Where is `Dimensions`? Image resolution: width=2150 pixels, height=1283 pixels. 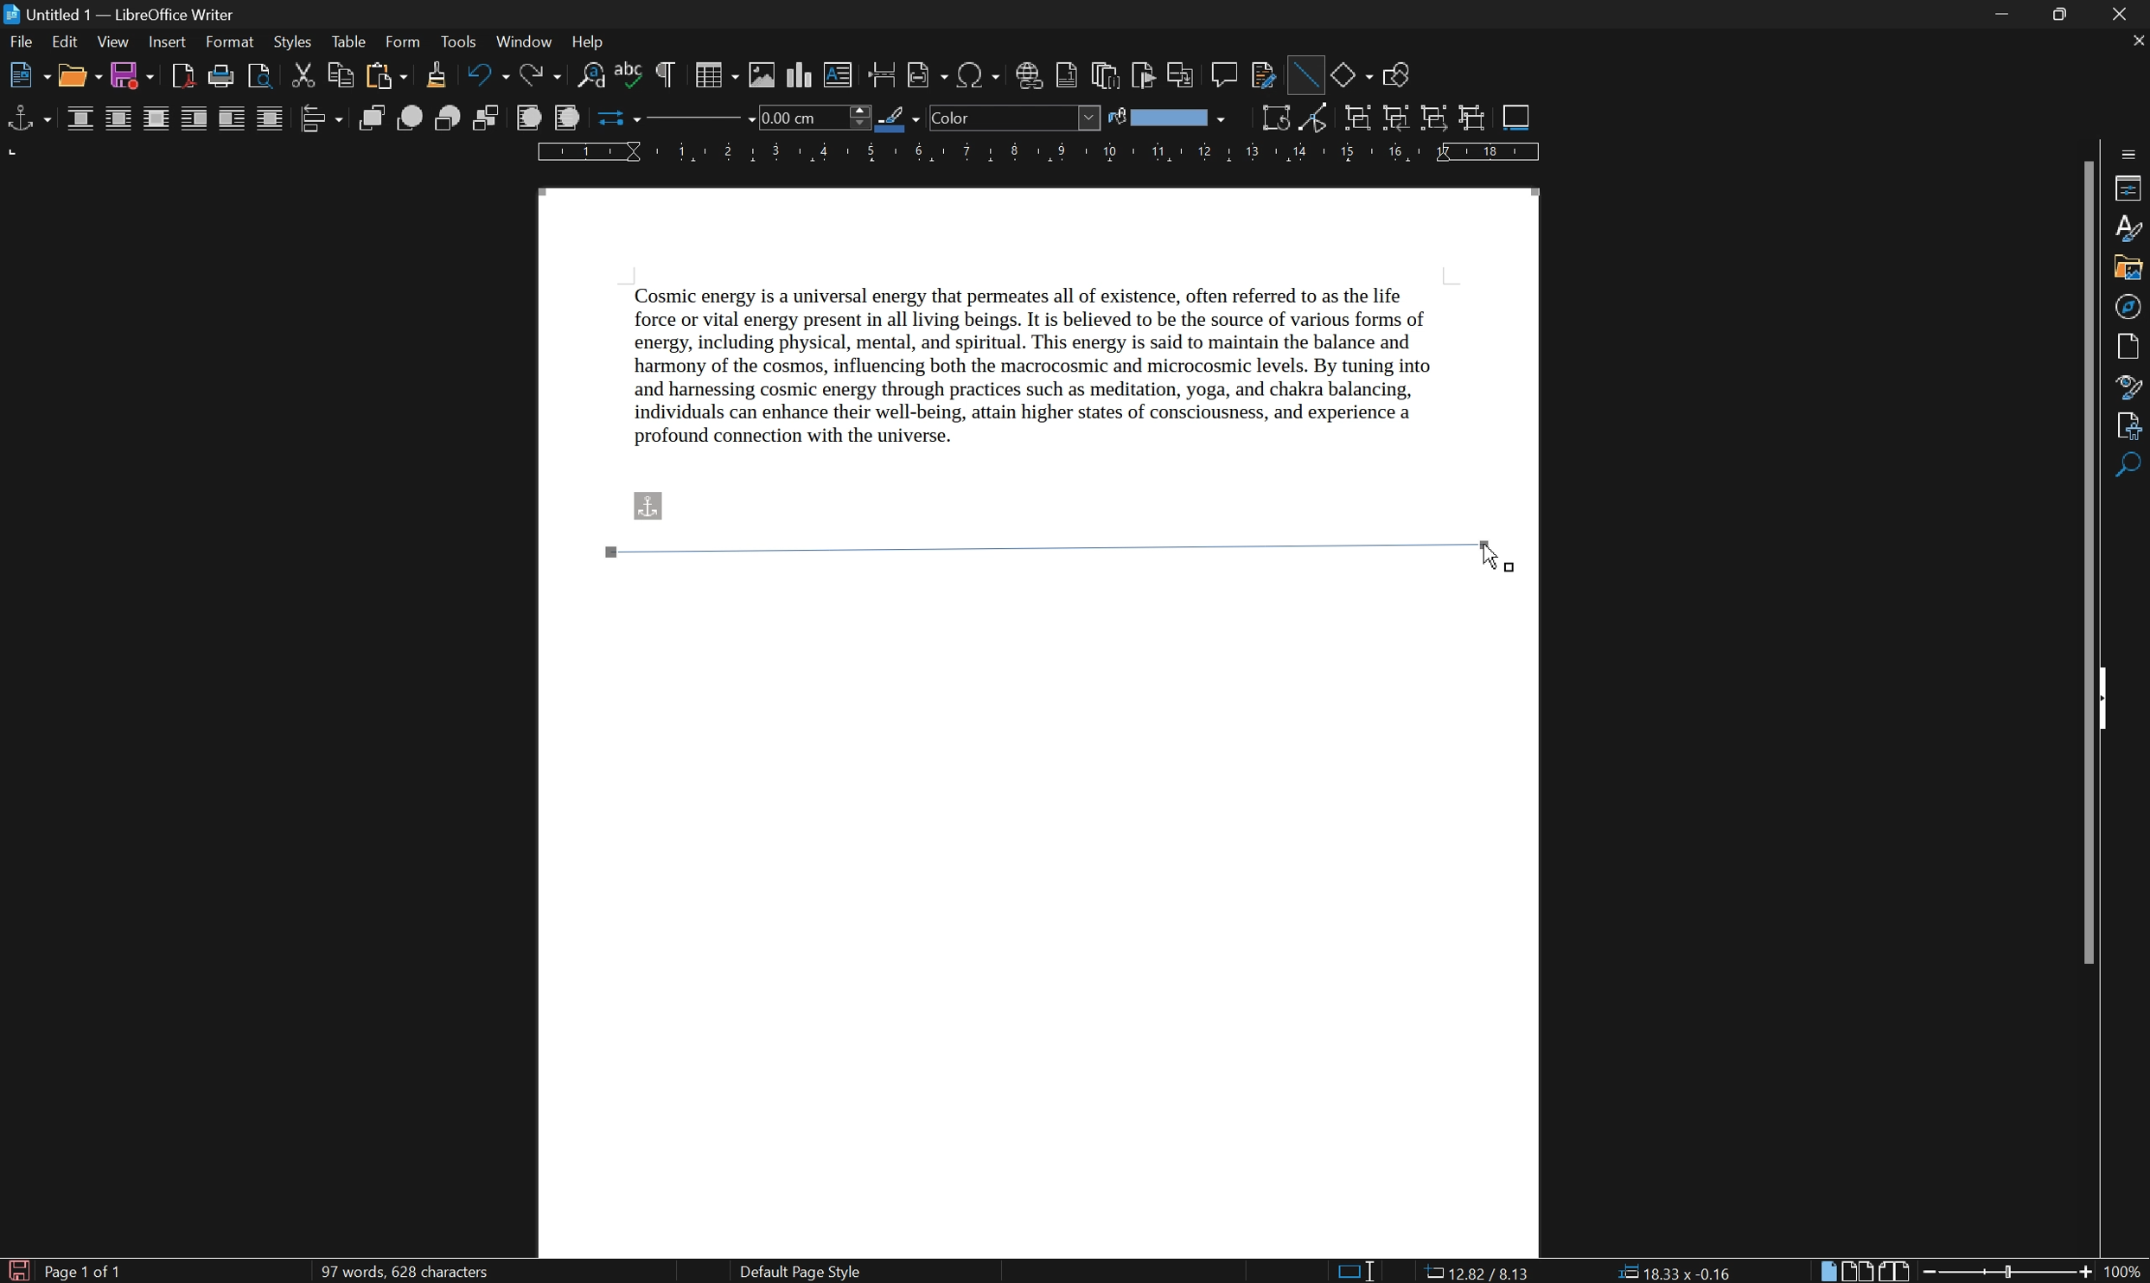 Dimensions is located at coordinates (1675, 1271).